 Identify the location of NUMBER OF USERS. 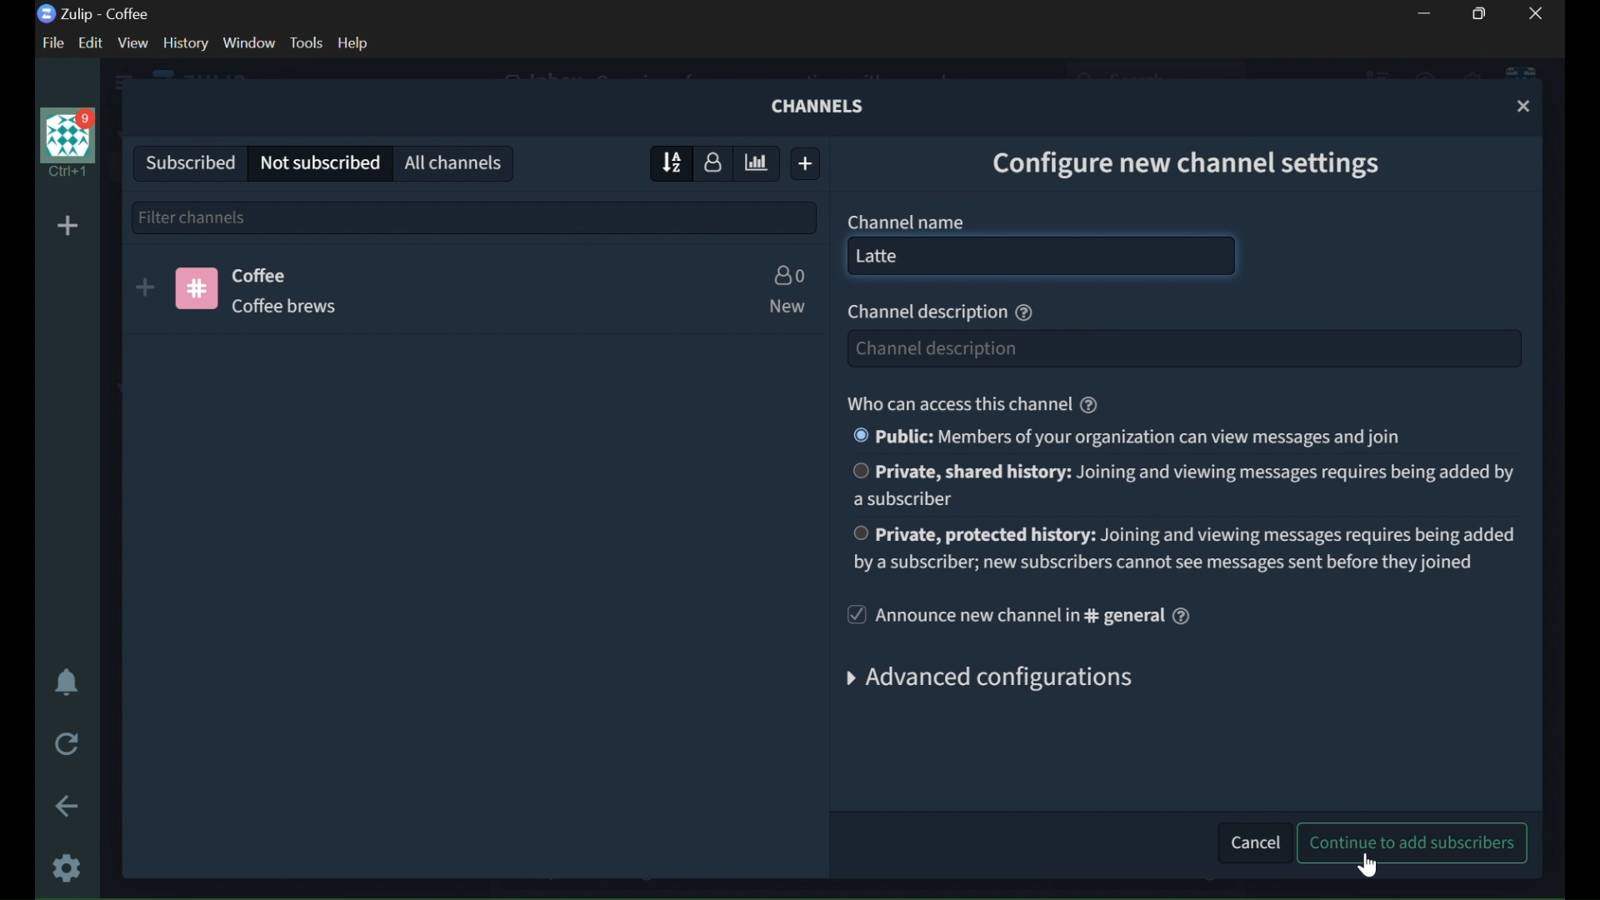
(788, 275).